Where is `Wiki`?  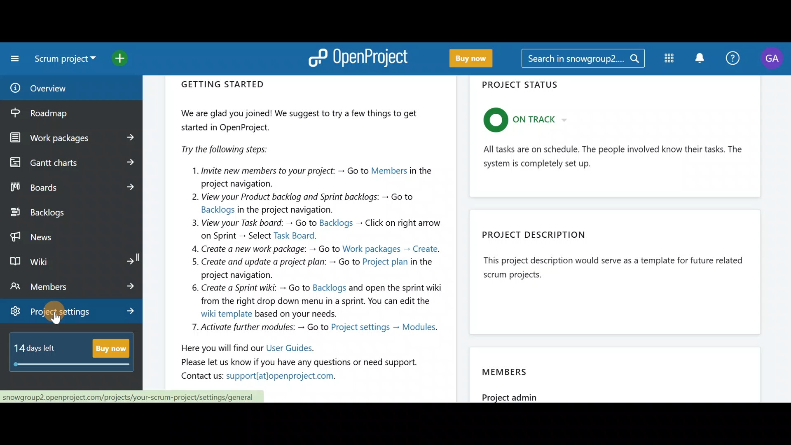
Wiki is located at coordinates (71, 260).